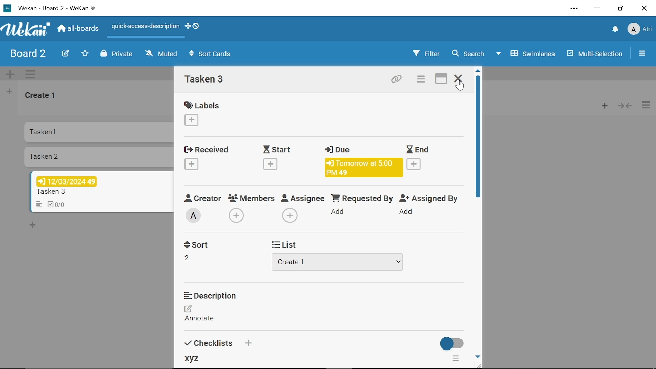 The width and height of the screenshot is (656, 369). What do you see at coordinates (592, 54) in the screenshot?
I see `Multi-selections` at bounding box center [592, 54].